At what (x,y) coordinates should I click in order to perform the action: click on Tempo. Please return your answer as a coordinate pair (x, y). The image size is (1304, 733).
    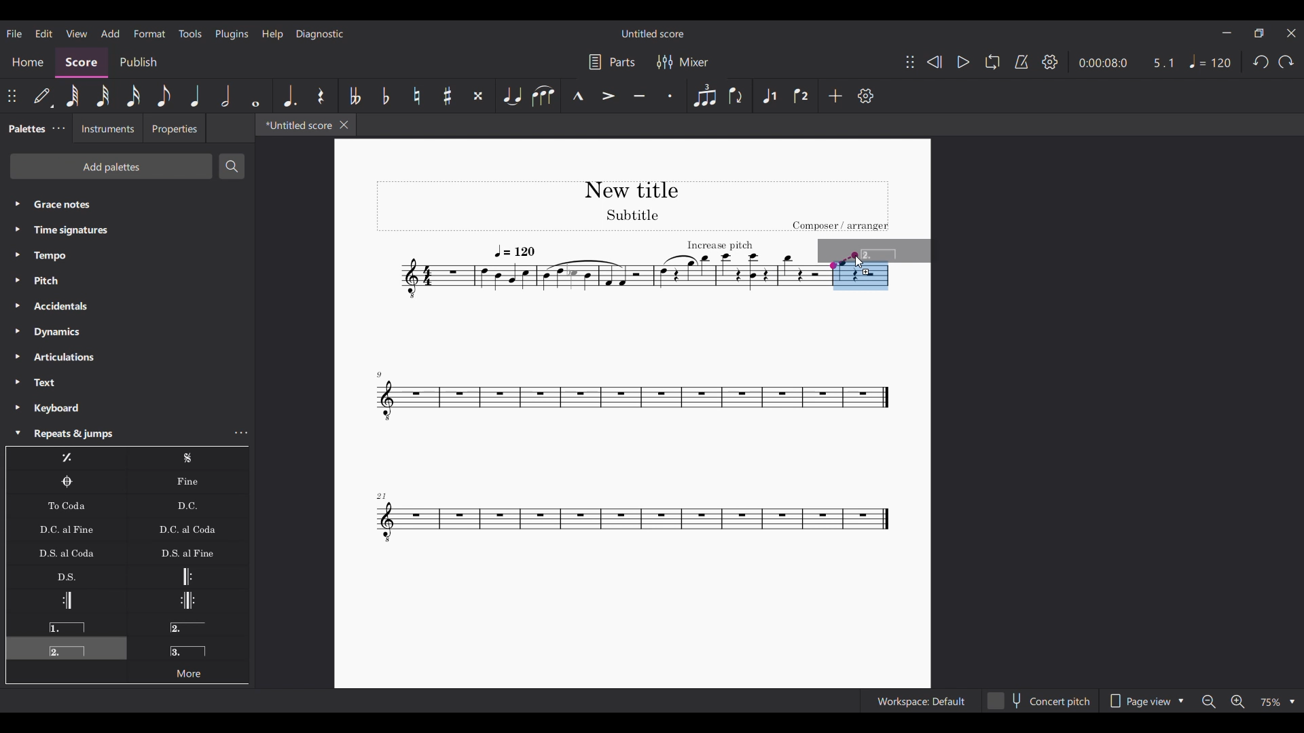
    Looking at the image, I should click on (127, 256).